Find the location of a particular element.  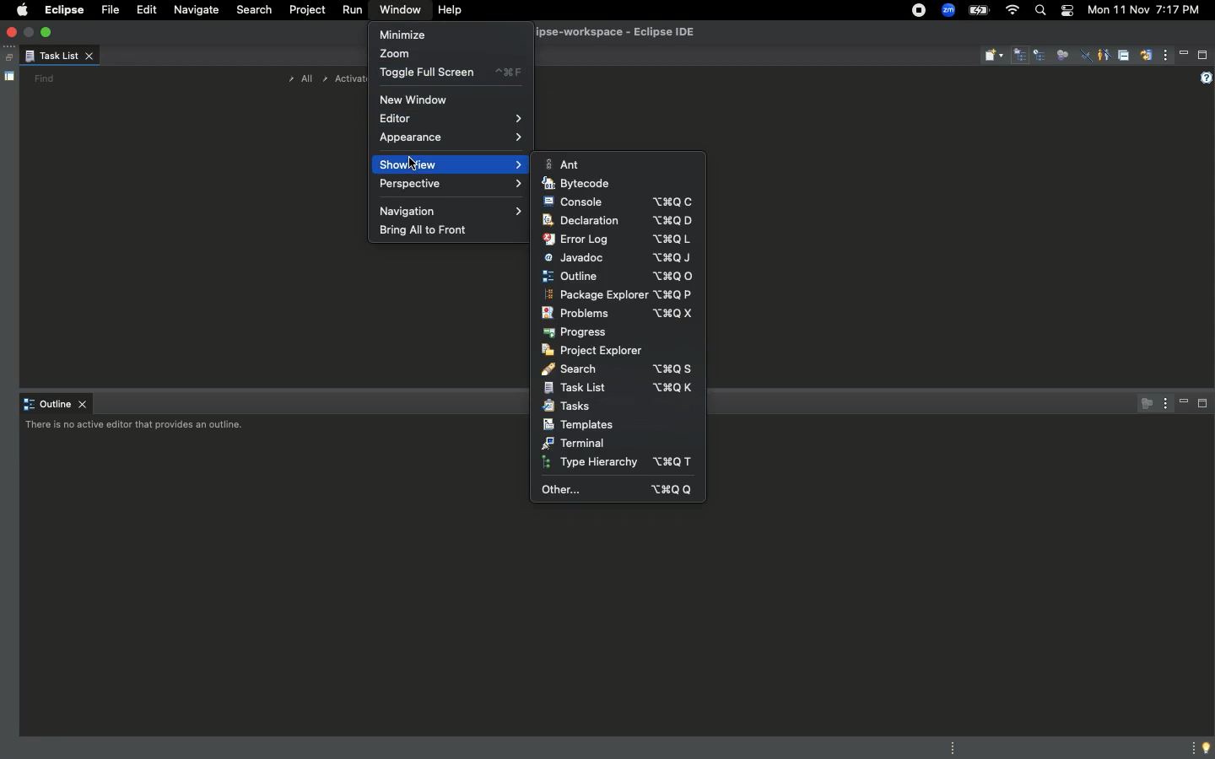

Scheduled is located at coordinates (1041, 57).